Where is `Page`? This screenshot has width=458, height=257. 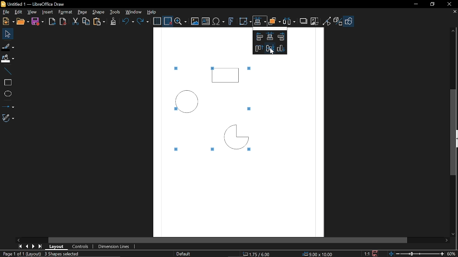 Page is located at coordinates (81, 12).